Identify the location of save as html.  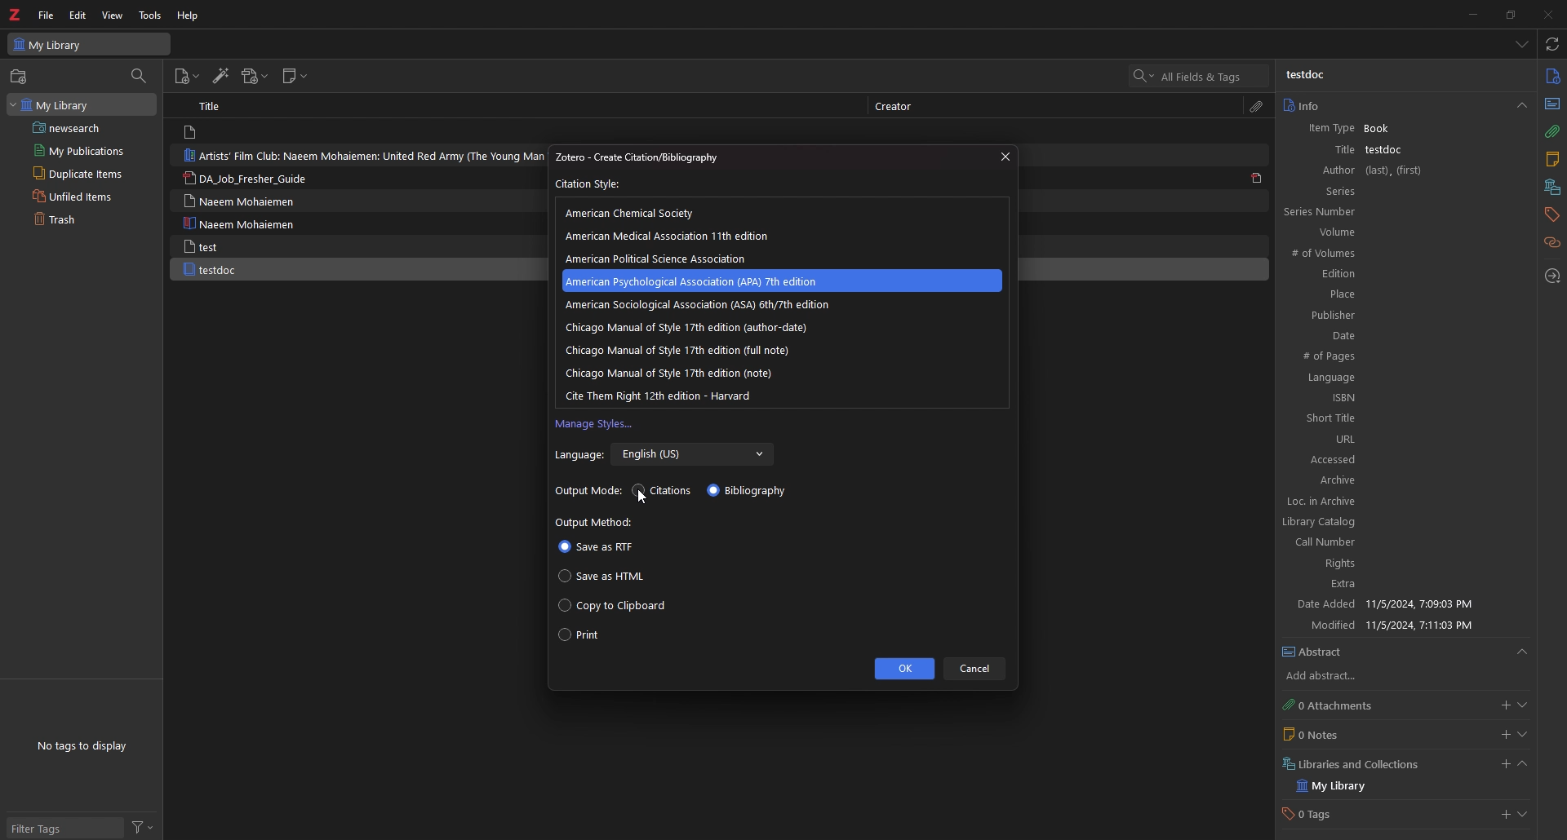
(606, 576).